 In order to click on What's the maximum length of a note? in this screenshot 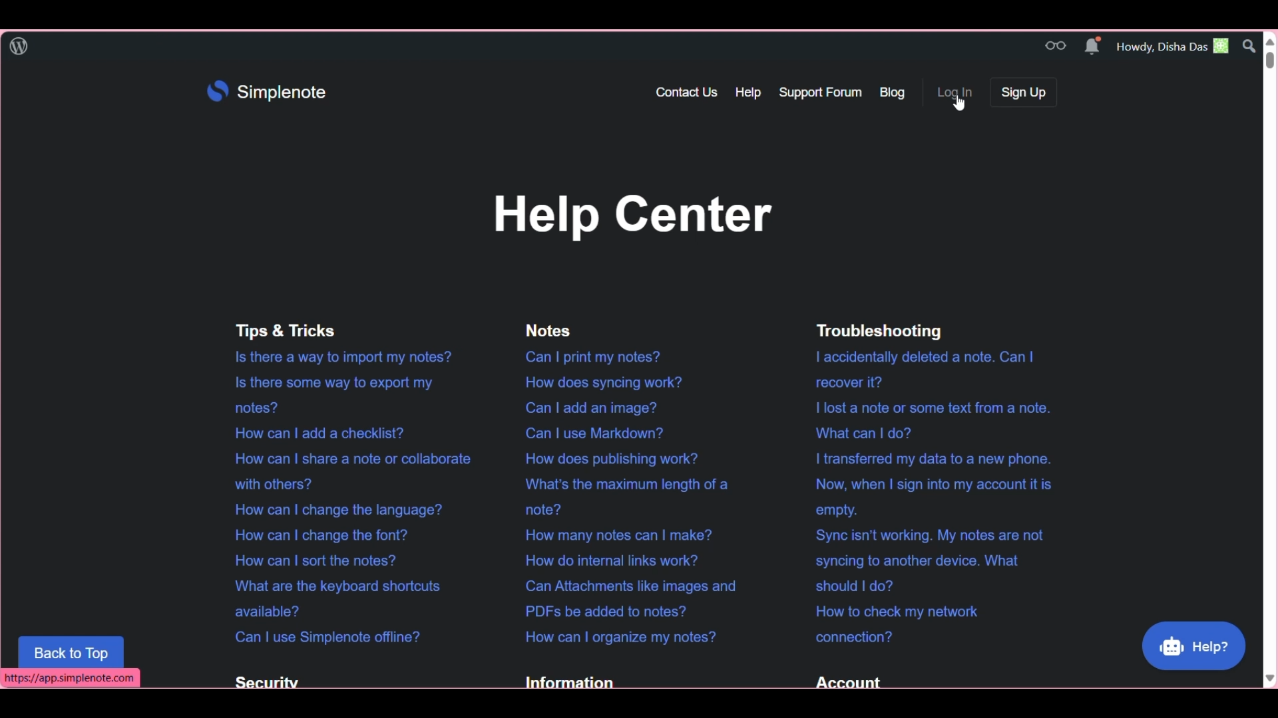, I will do `click(624, 497)`.